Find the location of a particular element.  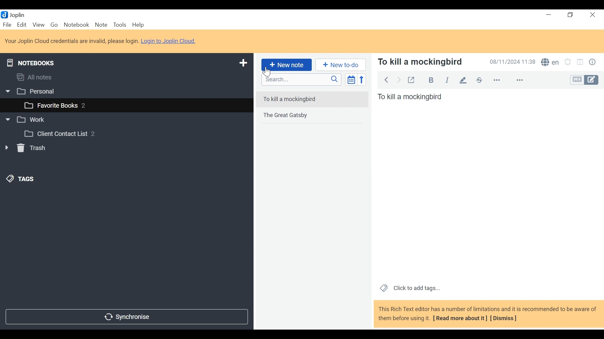

Toggle Editor is located at coordinates (586, 80).